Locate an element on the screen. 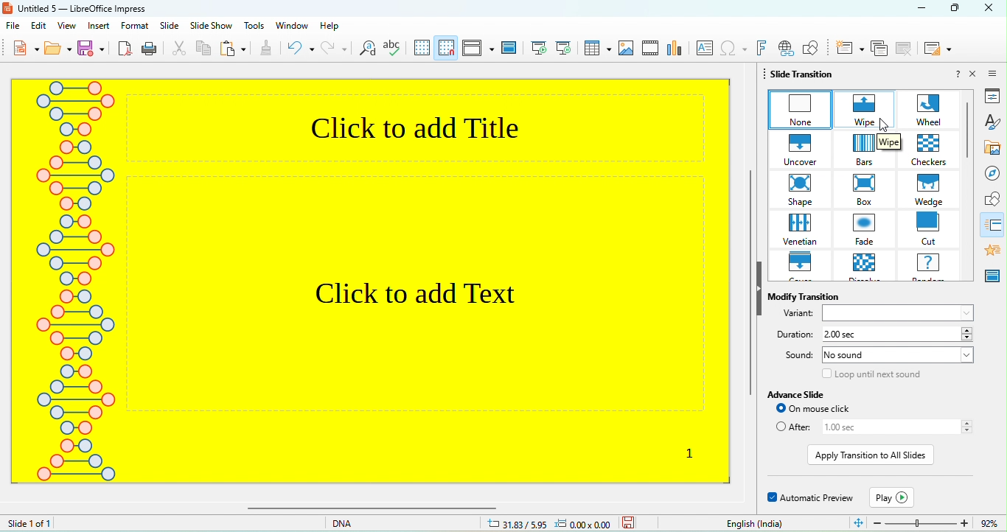  slide layout is located at coordinates (938, 49).